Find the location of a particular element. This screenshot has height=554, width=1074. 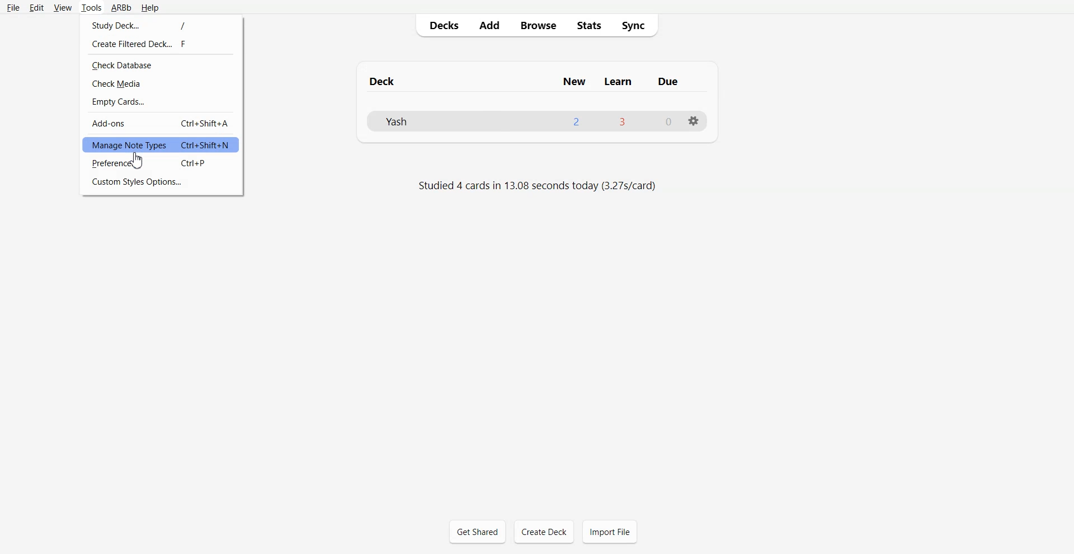

View is located at coordinates (63, 8).